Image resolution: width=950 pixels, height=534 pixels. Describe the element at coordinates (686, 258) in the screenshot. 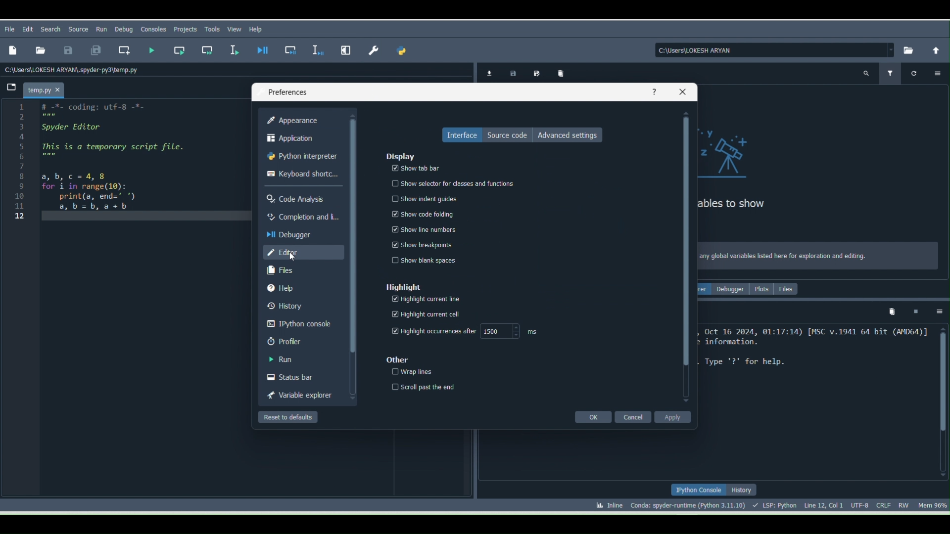

I see `Scrollbar` at that location.